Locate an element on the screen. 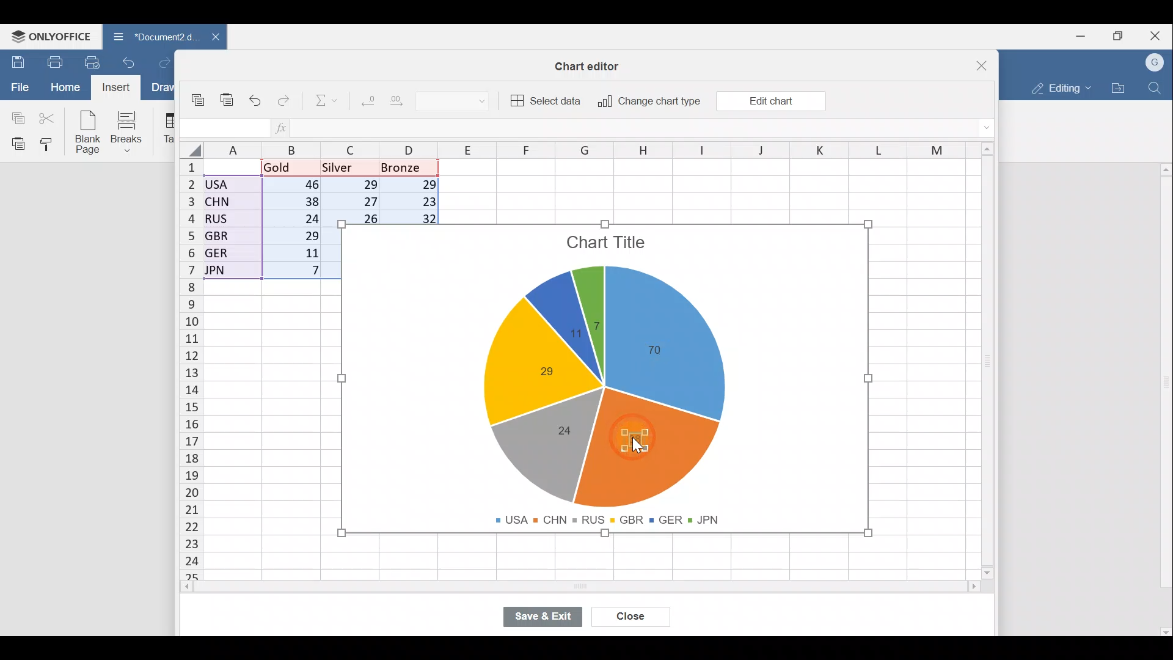 This screenshot has width=1173, height=660. Blank page is located at coordinates (85, 131).